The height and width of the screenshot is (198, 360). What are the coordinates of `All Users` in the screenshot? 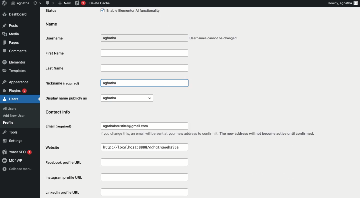 It's located at (12, 108).